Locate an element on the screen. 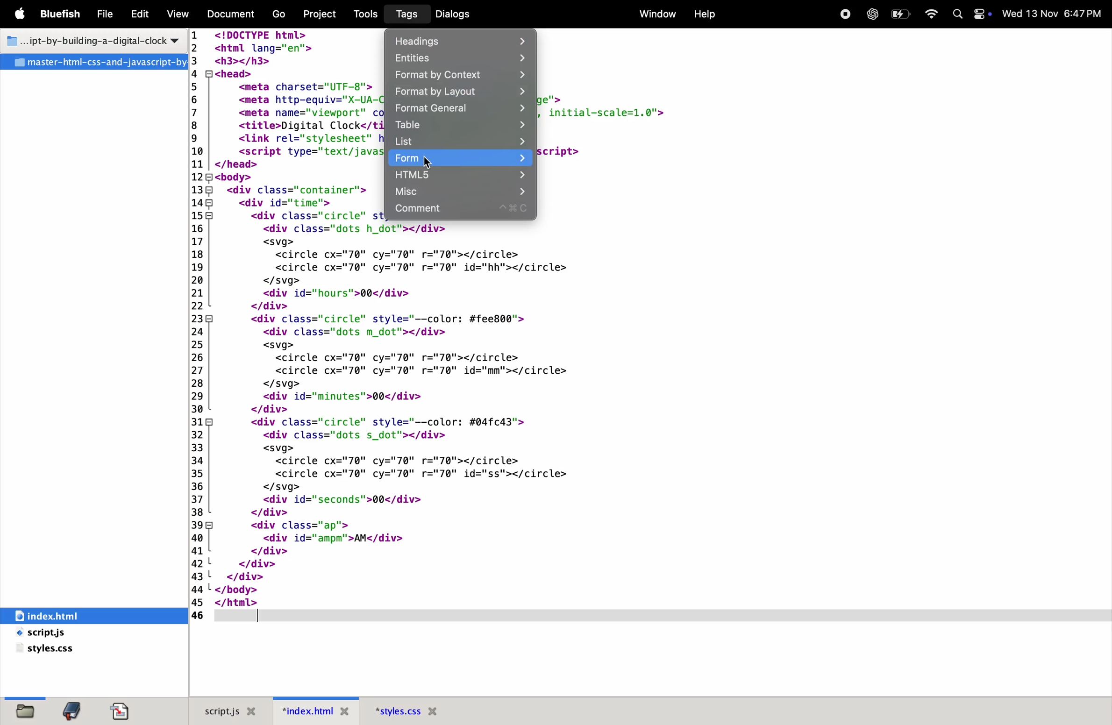 This screenshot has height=725, width=1112. Misc is located at coordinates (462, 191).